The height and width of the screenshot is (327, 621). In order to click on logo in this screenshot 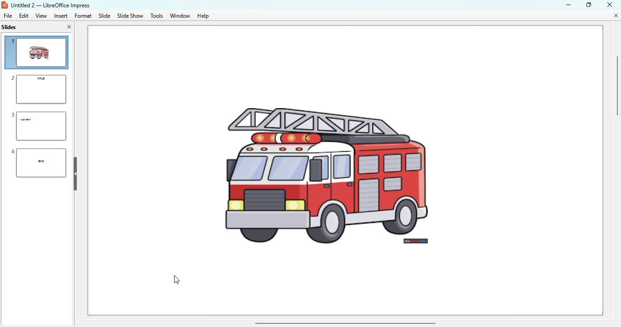, I will do `click(5, 5)`.